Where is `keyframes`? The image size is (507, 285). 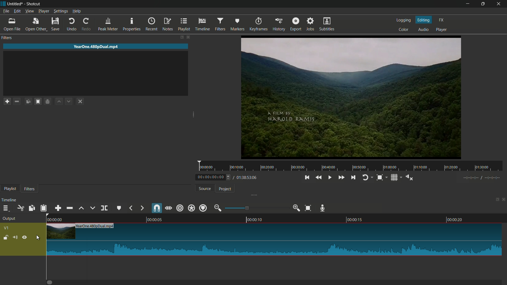 keyframes is located at coordinates (258, 24).